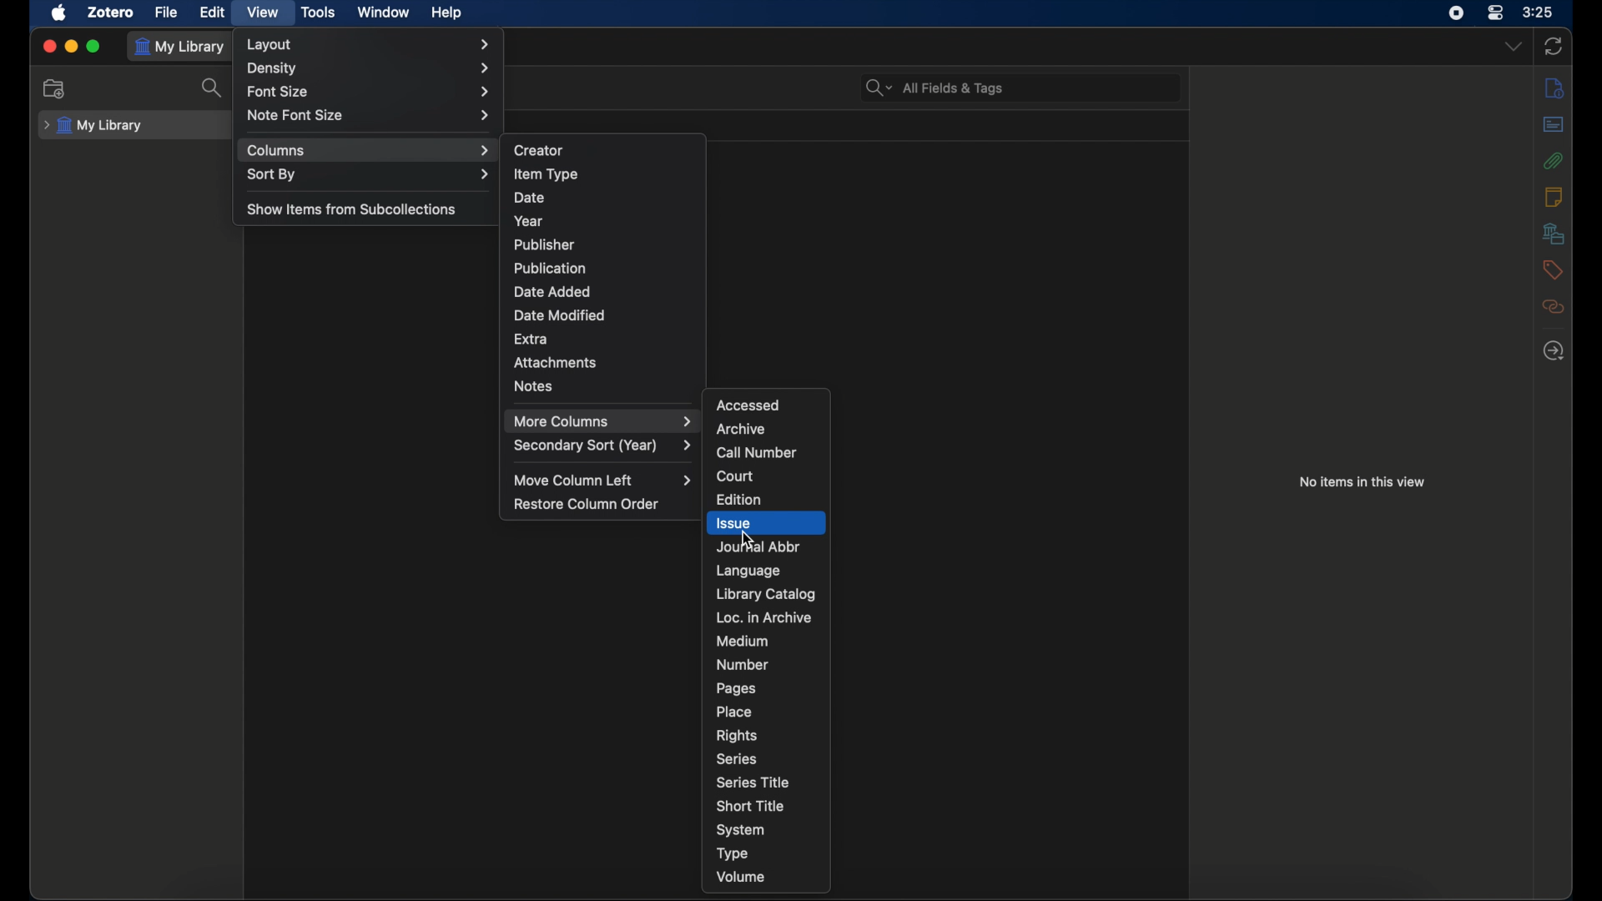  Describe the element at coordinates (749, 571) in the screenshot. I see `language` at that location.